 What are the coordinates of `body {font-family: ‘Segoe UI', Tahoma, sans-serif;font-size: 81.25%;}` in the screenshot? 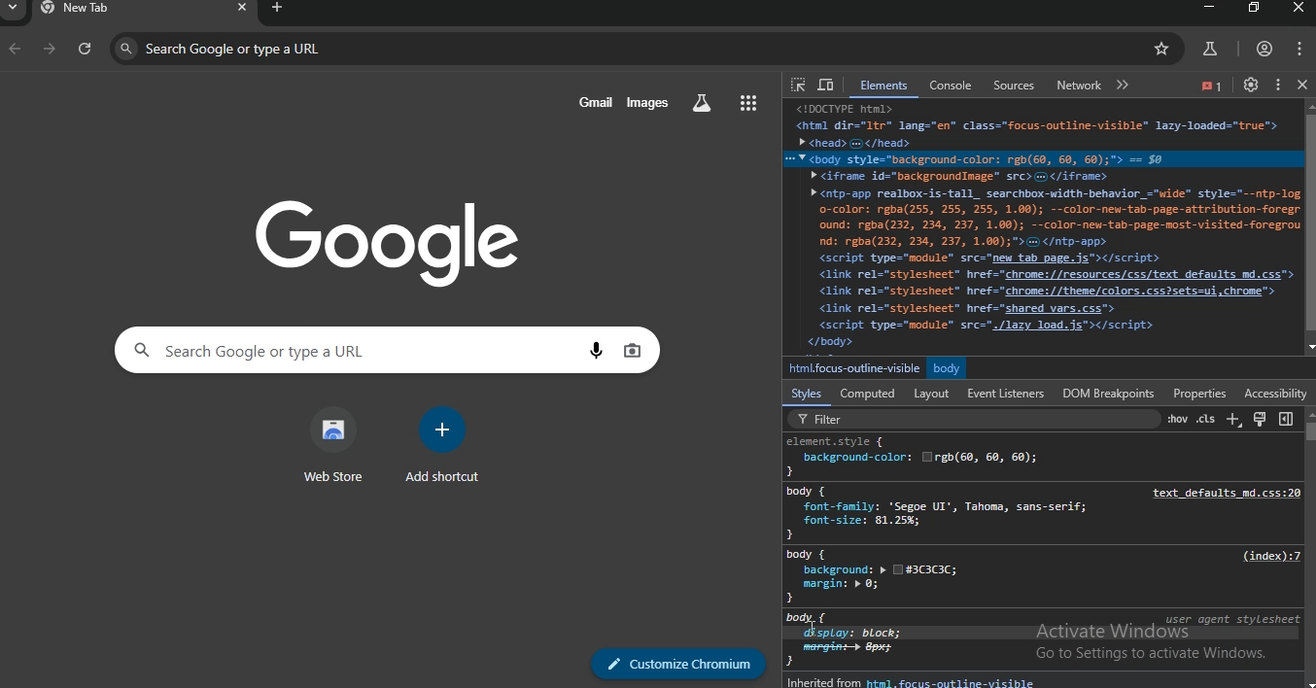 It's located at (944, 514).